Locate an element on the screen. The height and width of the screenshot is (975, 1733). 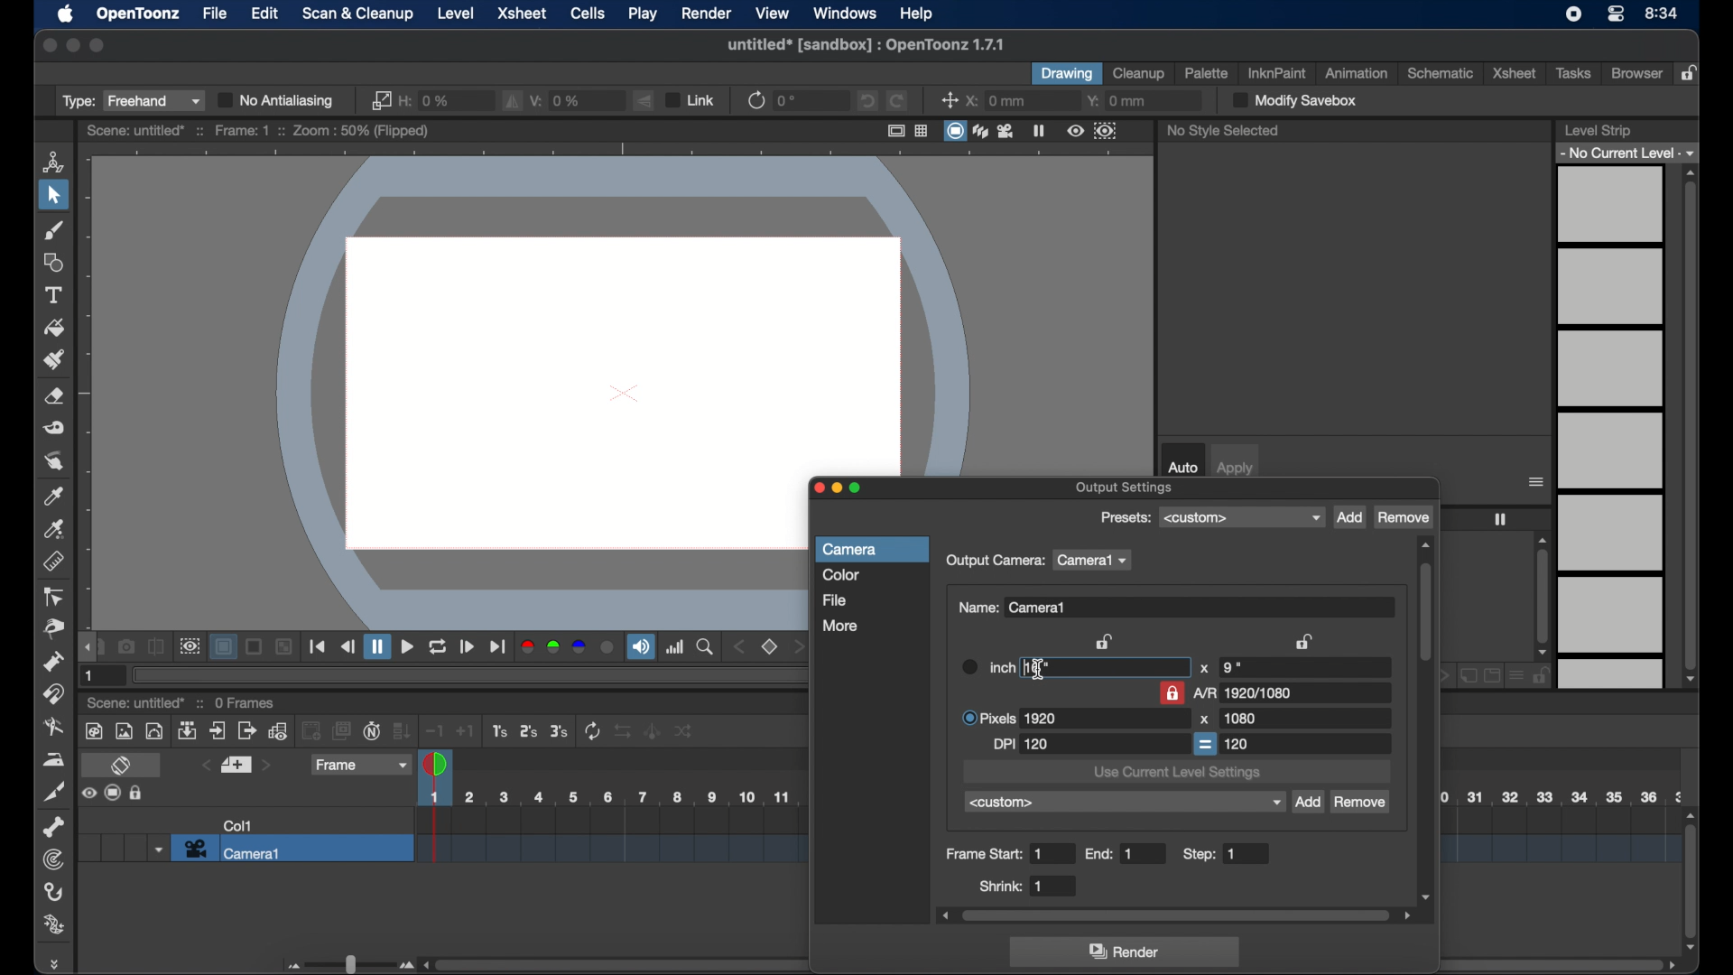
play is located at coordinates (644, 14).